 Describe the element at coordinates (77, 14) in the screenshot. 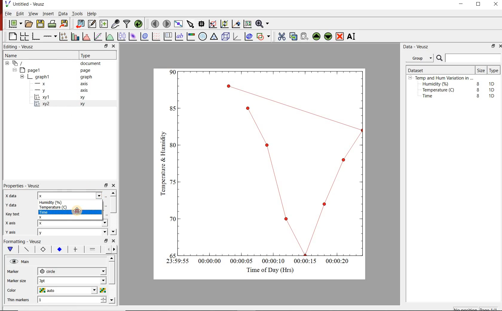

I see `Tools` at that location.